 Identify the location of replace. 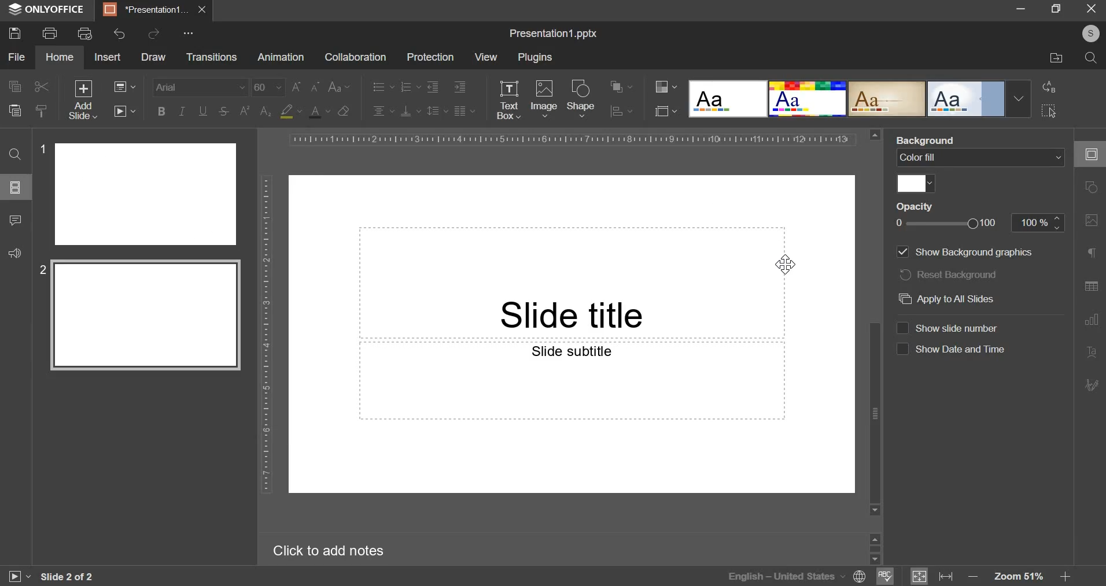
(1046, 87).